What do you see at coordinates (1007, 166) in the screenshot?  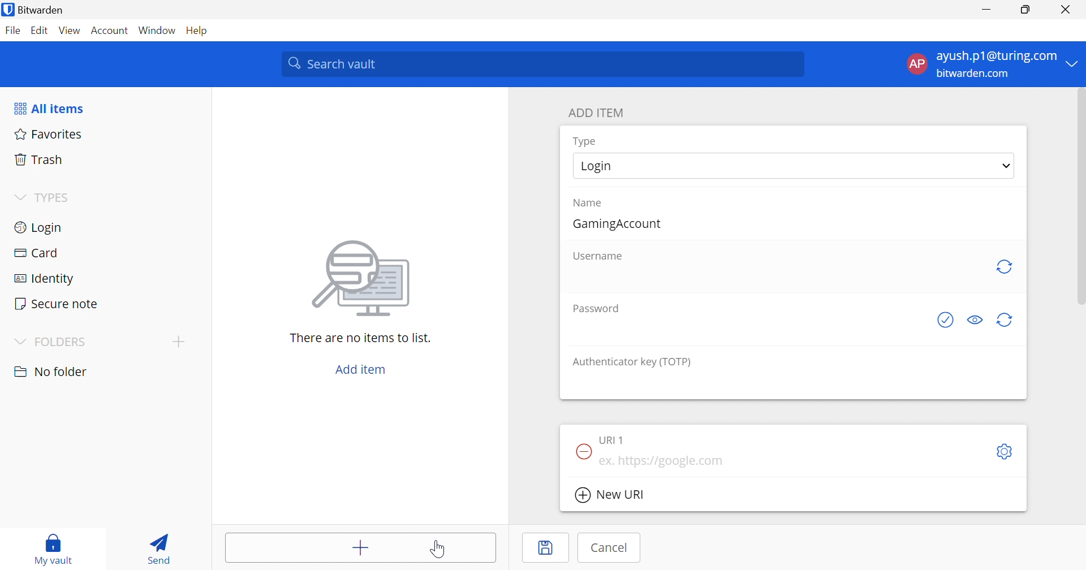 I see `Drop Down` at bounding box center [1007, 166].